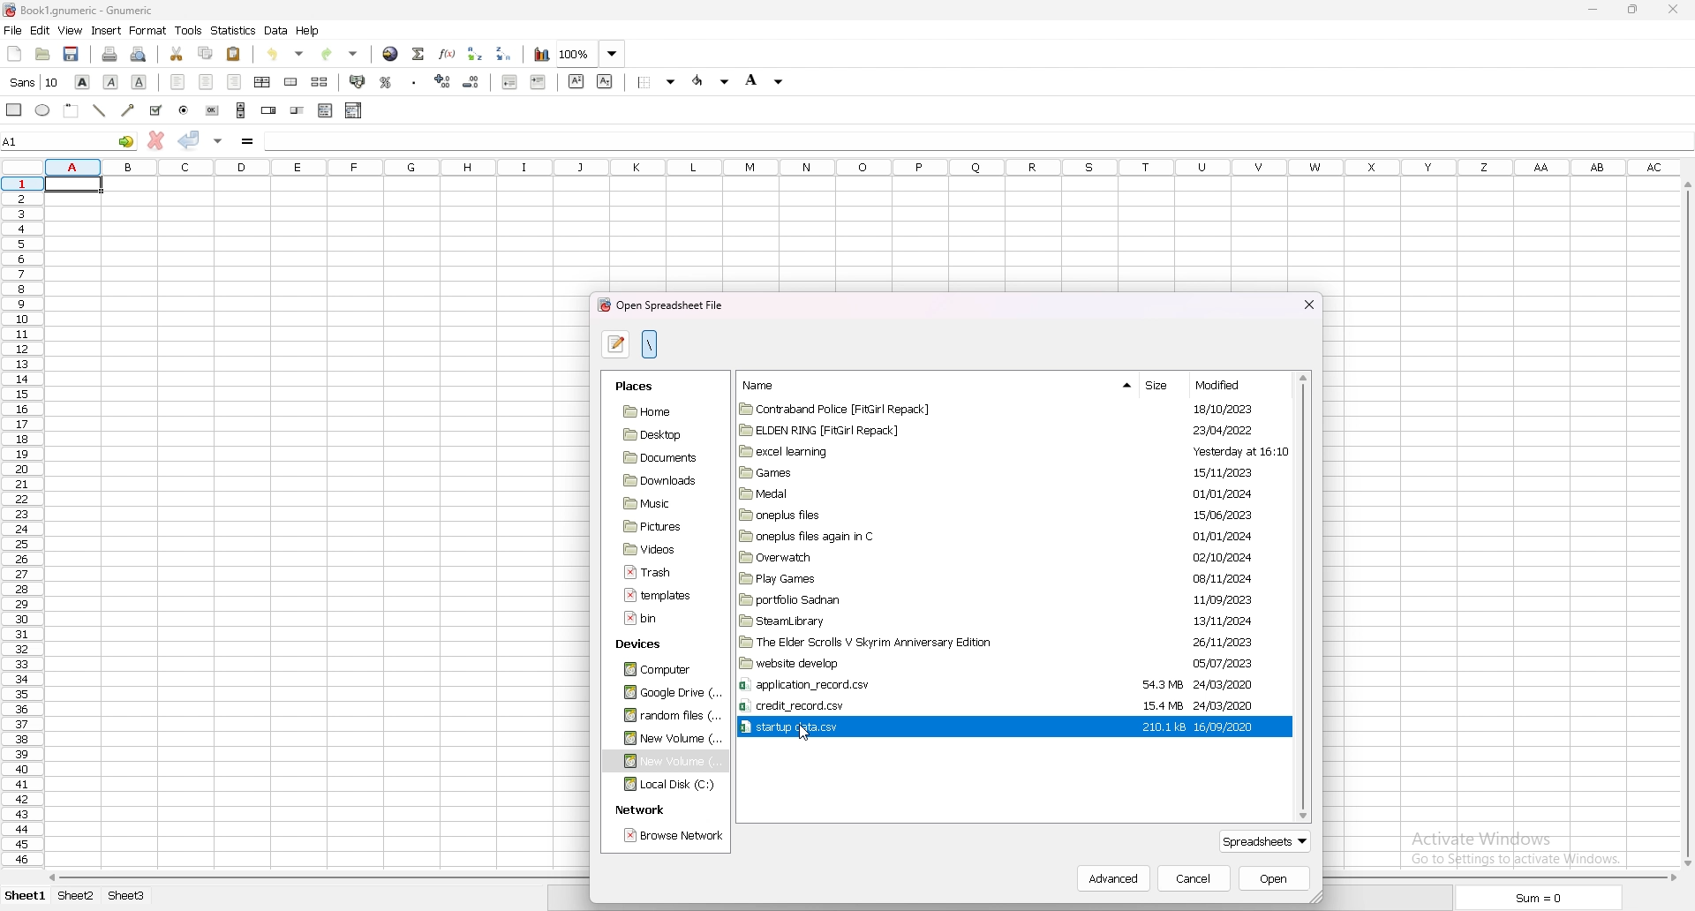  Describe the element at coordinates (659, 434) in the screenshot. I see `folder` at that location.